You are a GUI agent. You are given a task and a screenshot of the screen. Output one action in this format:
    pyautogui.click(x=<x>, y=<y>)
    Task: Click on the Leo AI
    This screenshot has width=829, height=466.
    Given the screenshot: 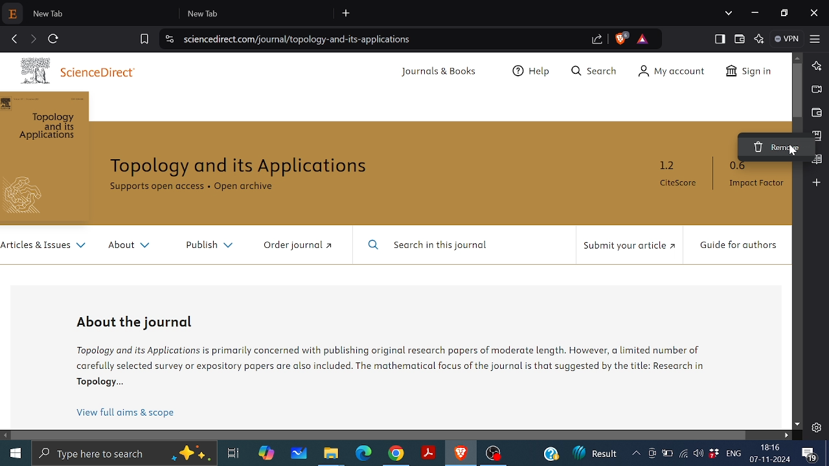 What is the action you would take?
    pyautogui.click(x=758, y=38)
    